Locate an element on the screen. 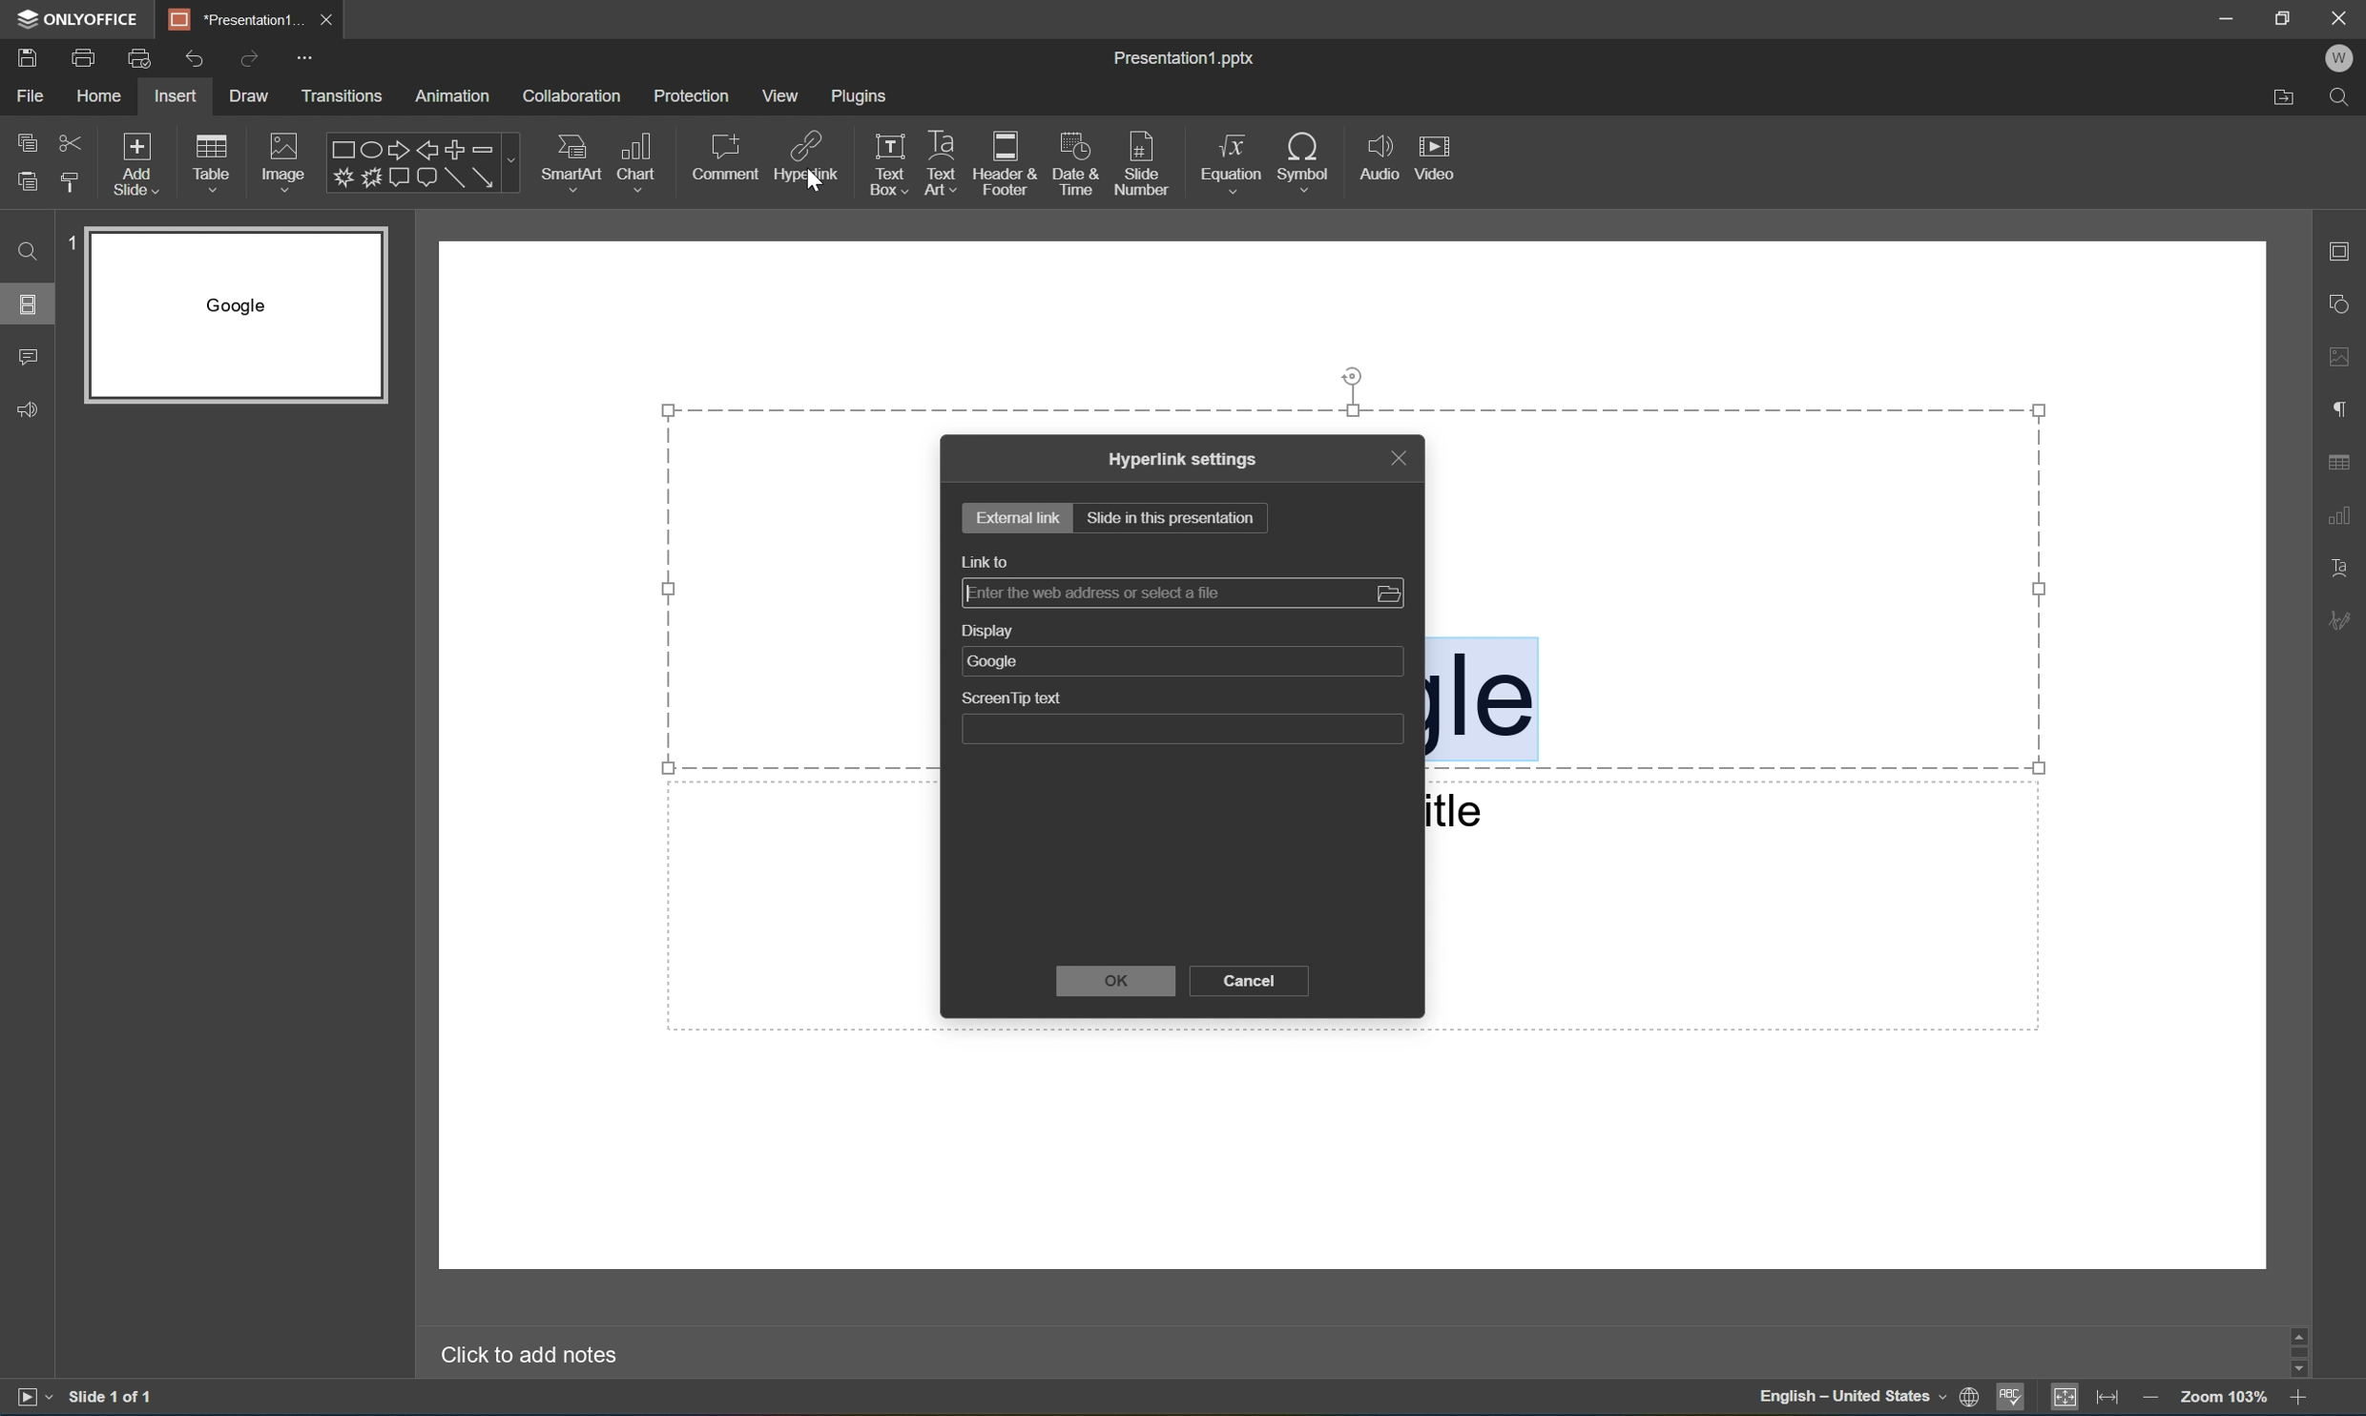 The height and width of the screenshot is (1416, 2366). Equation is located at coordinates (1233, 165).